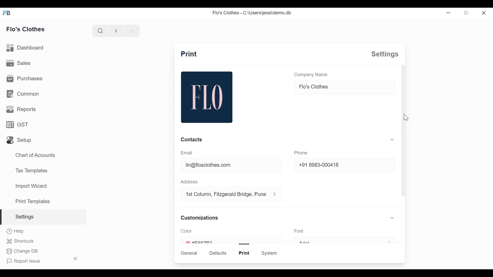 Image resolution: width=493 pixels, height=277 pixels. I want to click on sales, so click(18, 63).